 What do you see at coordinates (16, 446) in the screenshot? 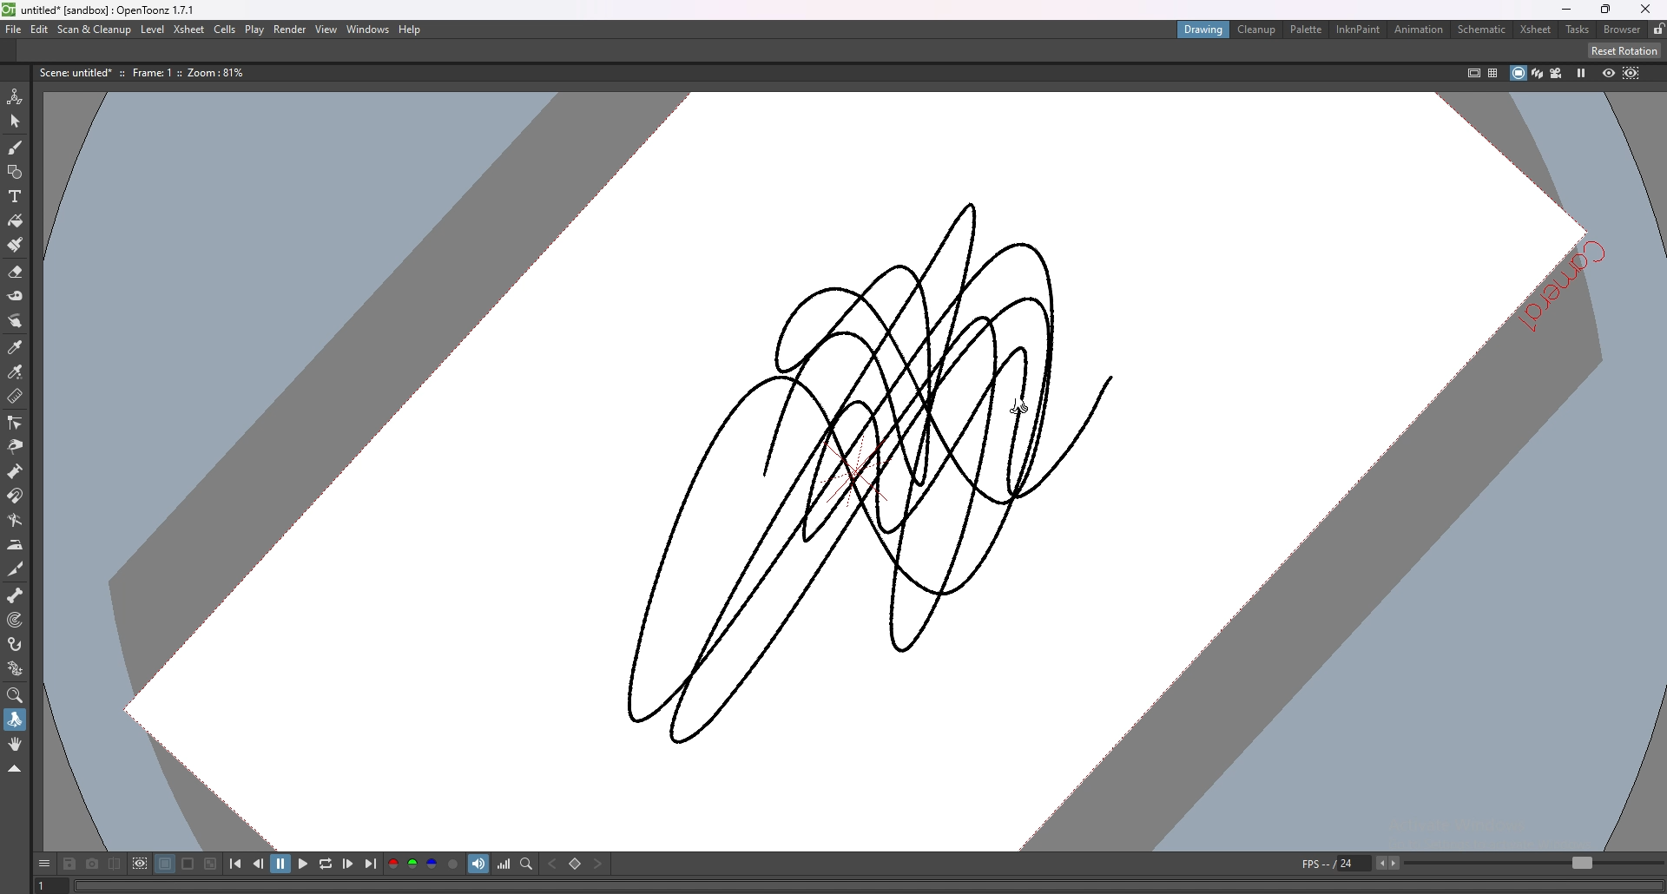
I see `pinch` at bounding box center [16, 446].